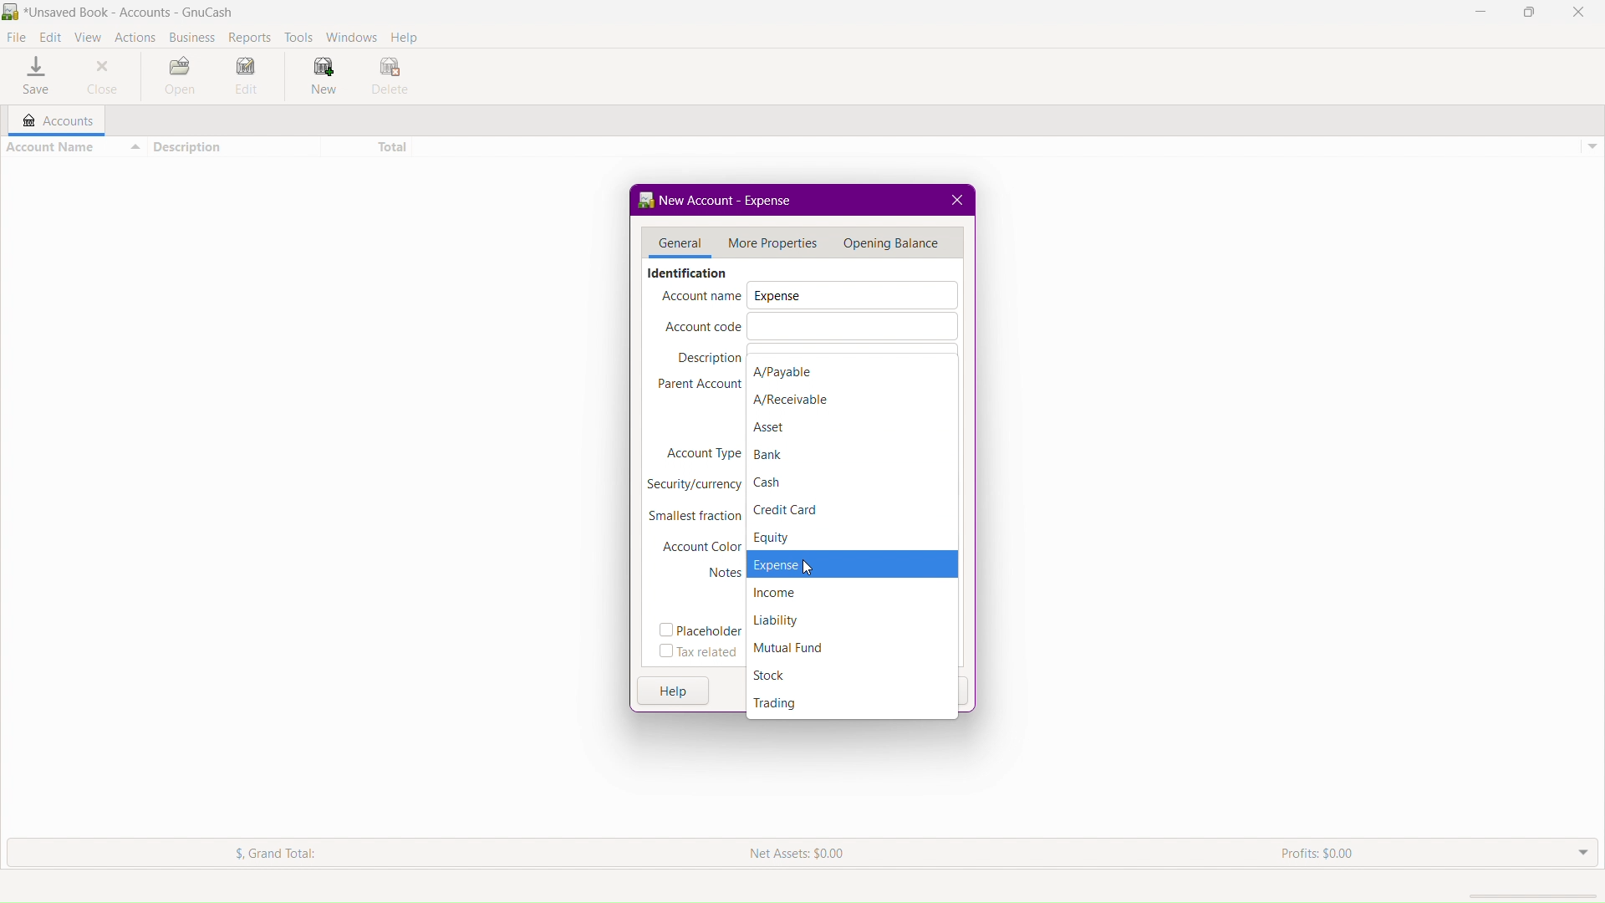  What do you see at coordinates (247, 35) in the screenshot?
I see `Reports` at bounding box center [247, 35].